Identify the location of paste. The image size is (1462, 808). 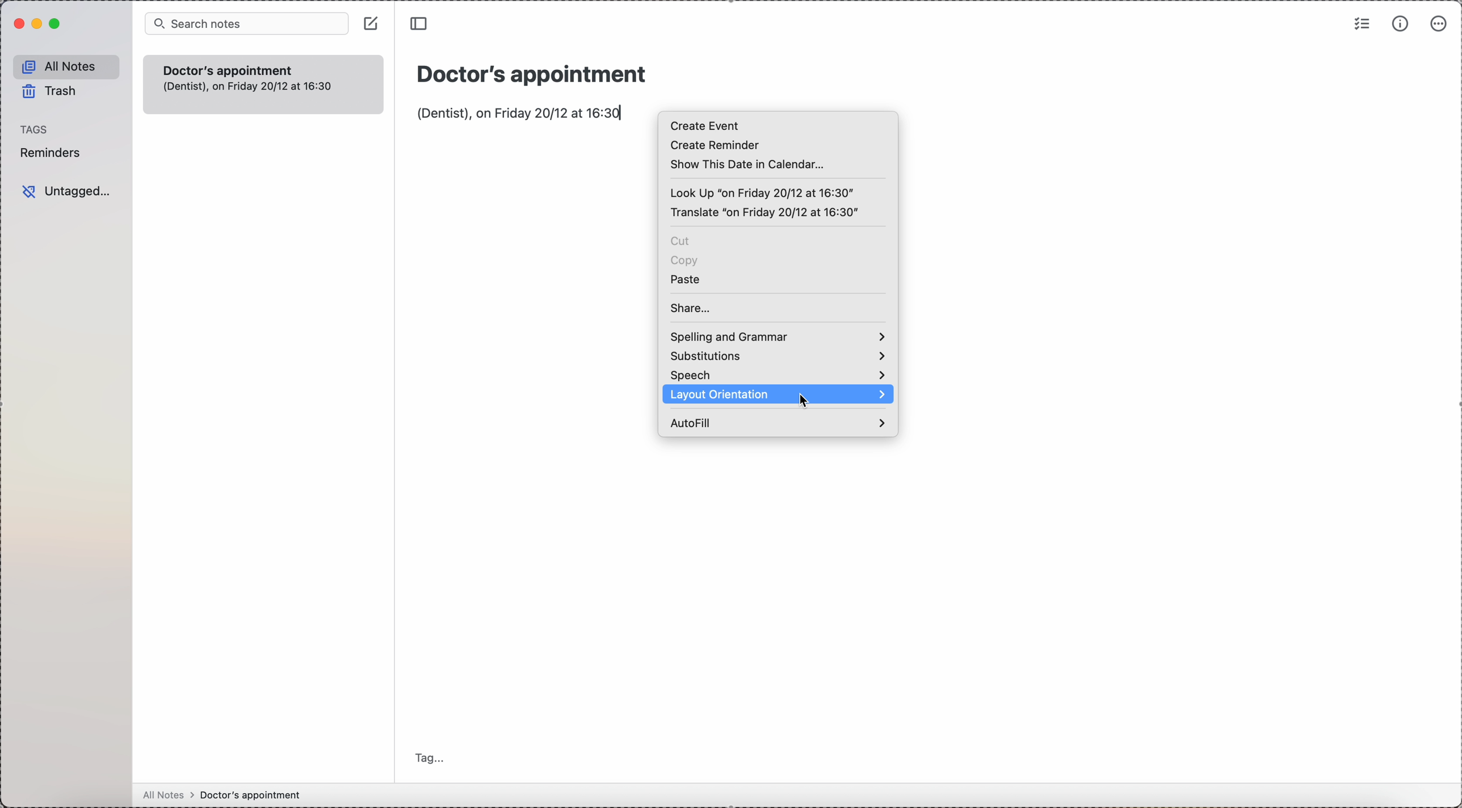
(686, 279).